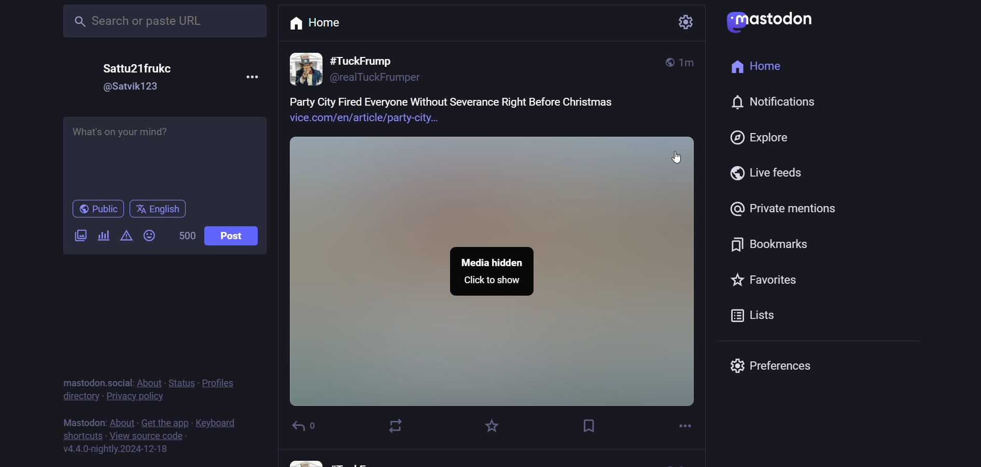 The image size is (981, 467). I want to click on Home, so click(321, 25).